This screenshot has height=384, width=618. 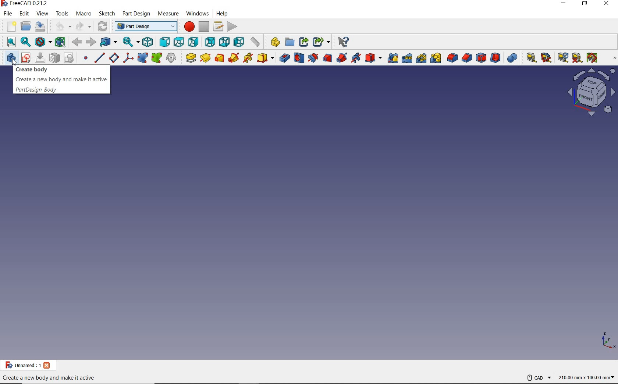 What do you see at coordinates (452, 58) in the screenshot?
I see `FILLET` at bounding box center [452, 58].